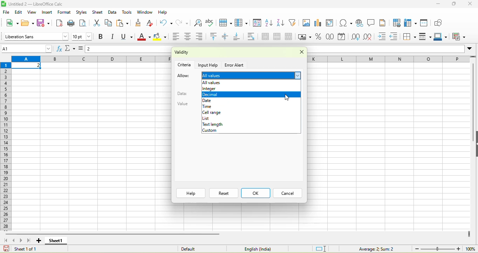 The height and width of the screenshot is (253, 478). Describe the element at coordinates (128, 37) in the screenshot. I see `underline` at that location.